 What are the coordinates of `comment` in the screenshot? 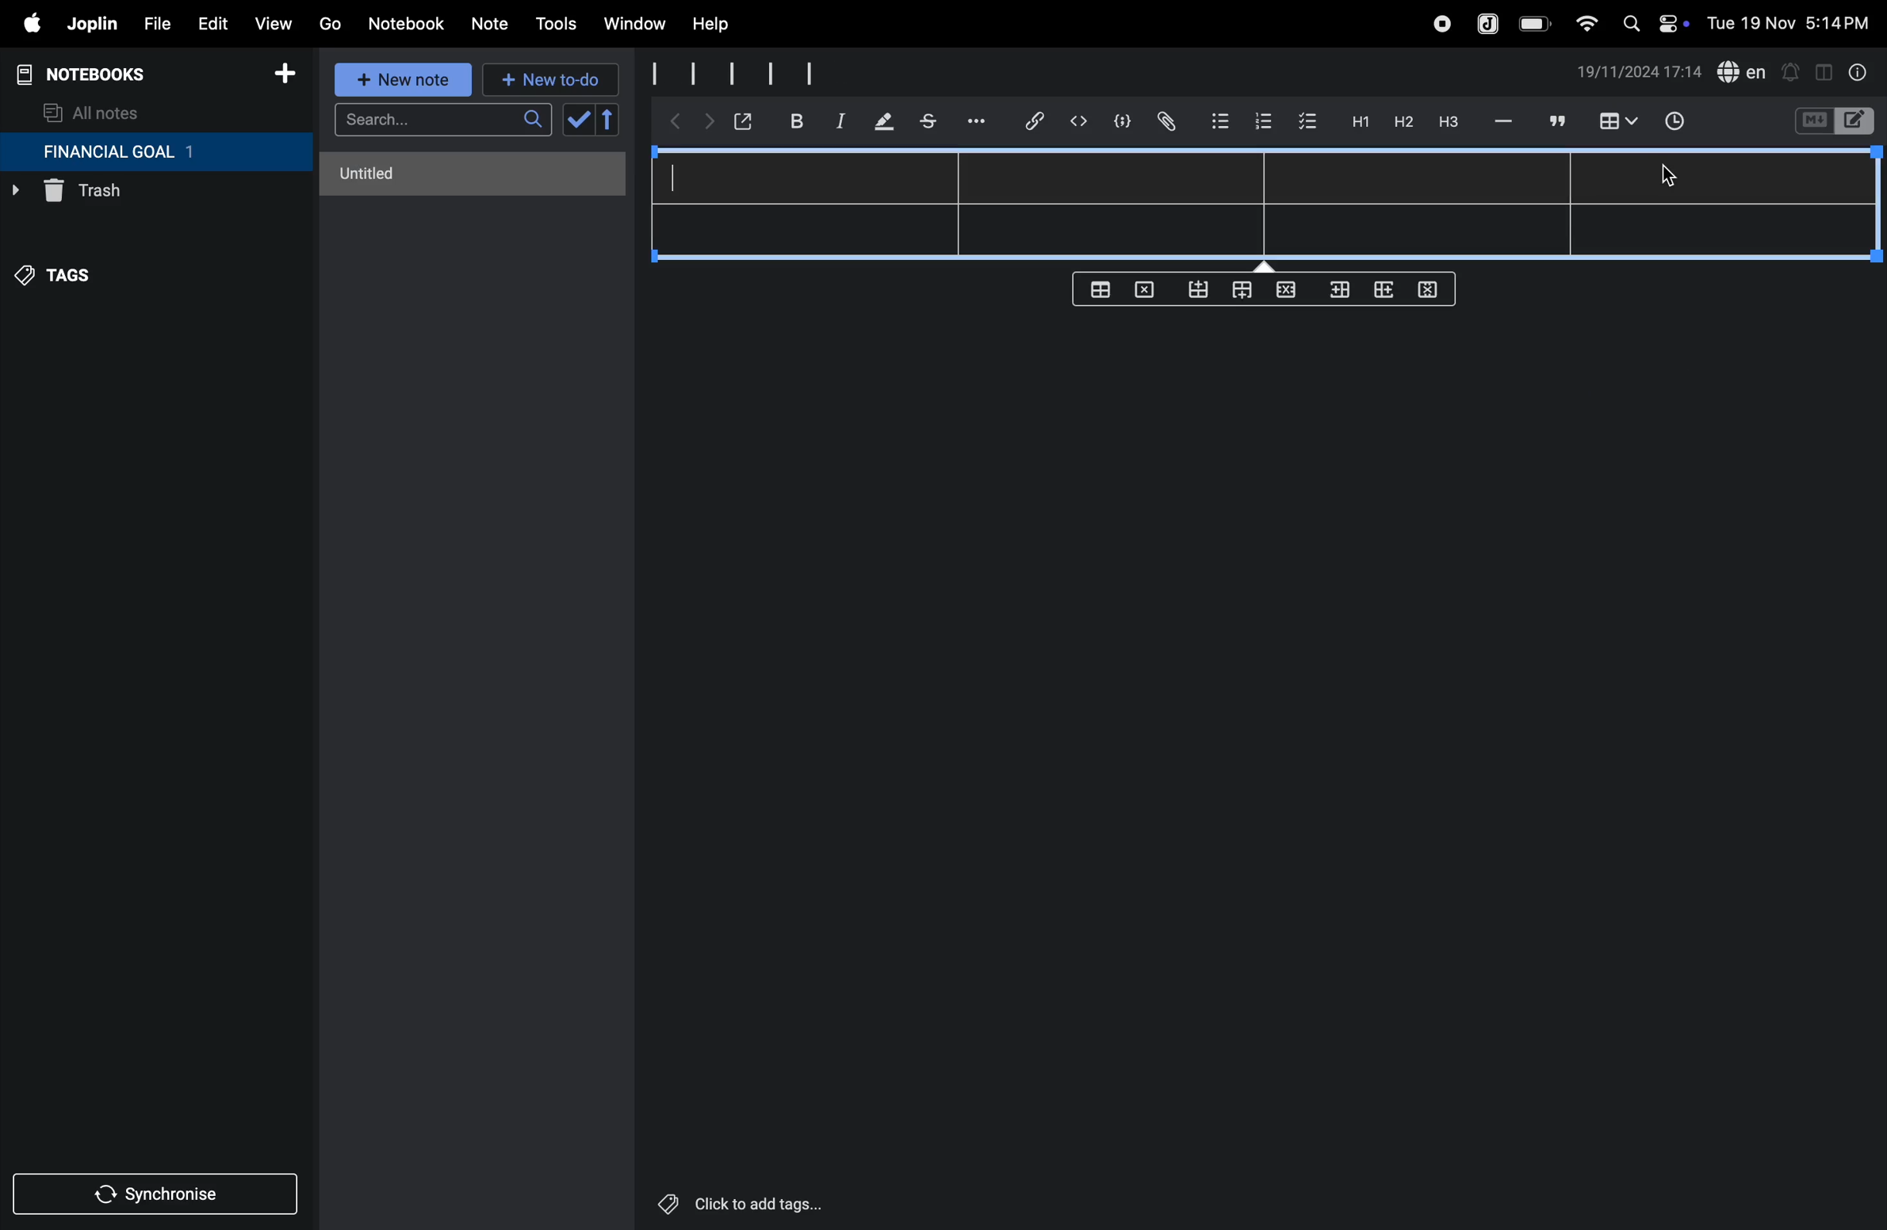 It's located at (1555, 120).